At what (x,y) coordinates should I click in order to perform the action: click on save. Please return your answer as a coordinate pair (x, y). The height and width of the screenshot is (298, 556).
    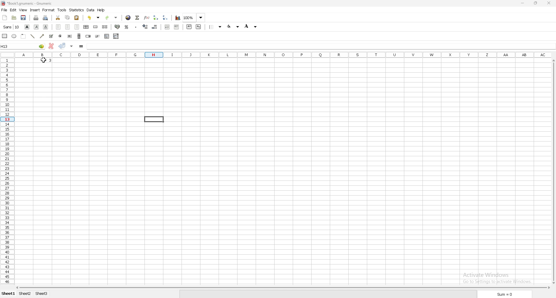
    Looking at the image, I should click on (23, 17).